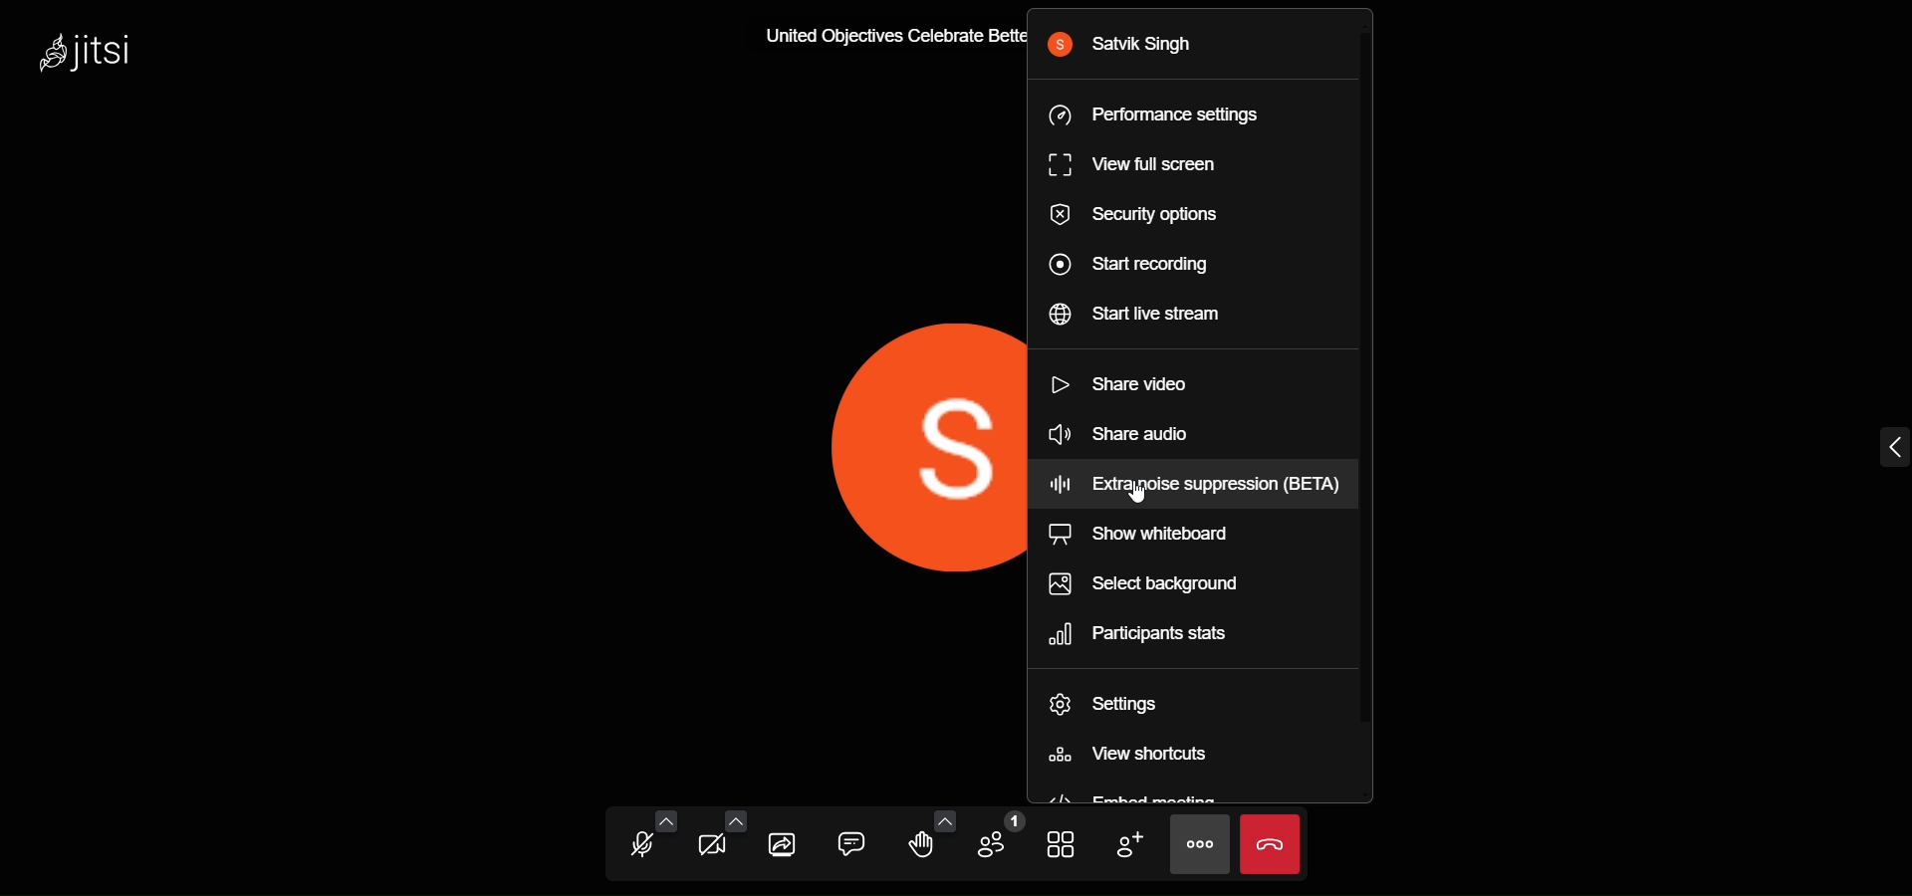  What do you see at coordinates (1273, 846) in the screenshot?
I see `leave the call` at bounding box center [1273, 846].